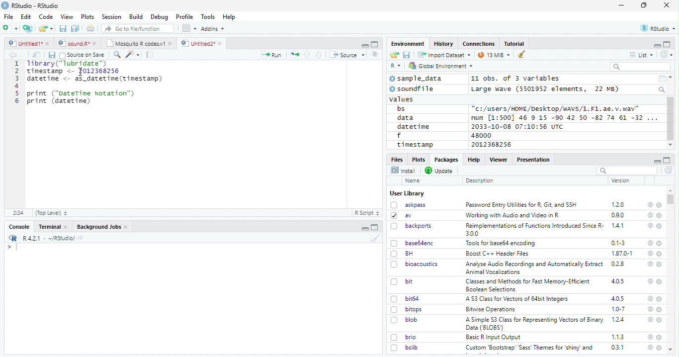 Image resolution: width=679 pixels, height=357 pixels. I want to click on minimize, so click(657, 45).